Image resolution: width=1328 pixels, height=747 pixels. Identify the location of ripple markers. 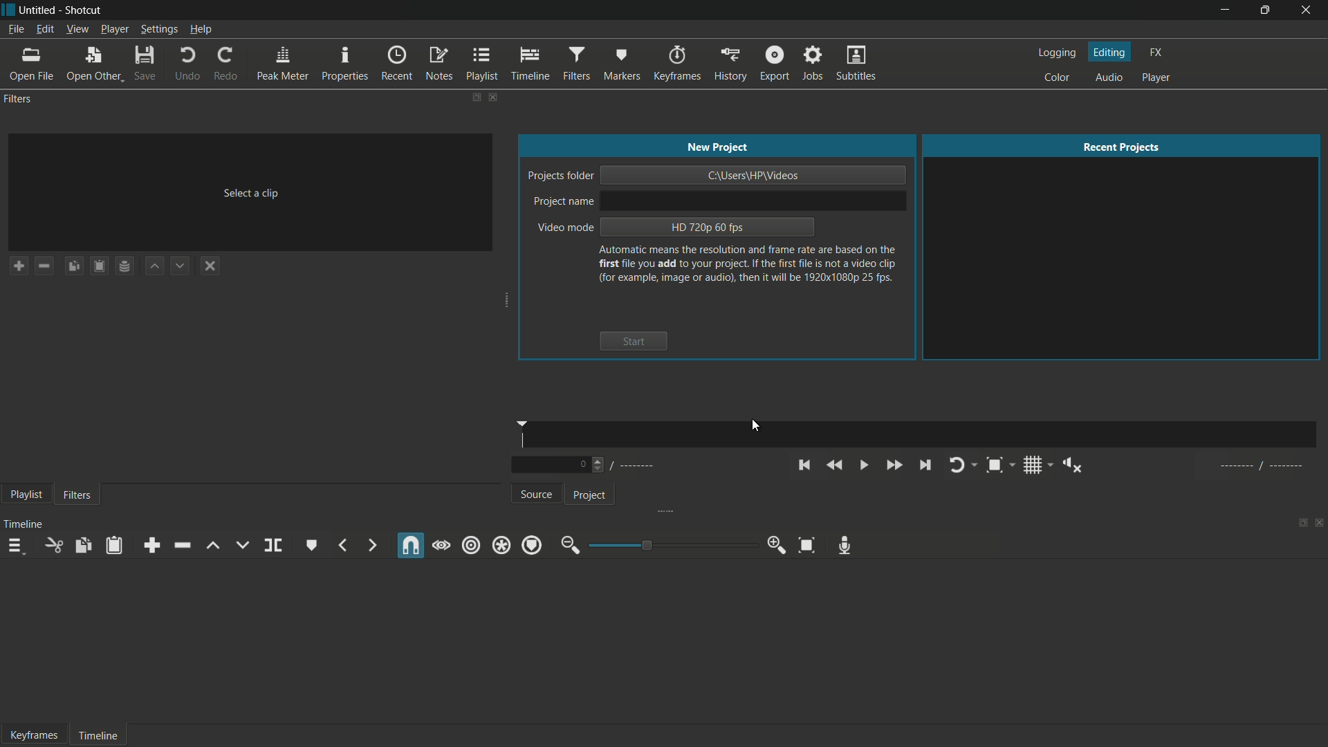
(533, 545).